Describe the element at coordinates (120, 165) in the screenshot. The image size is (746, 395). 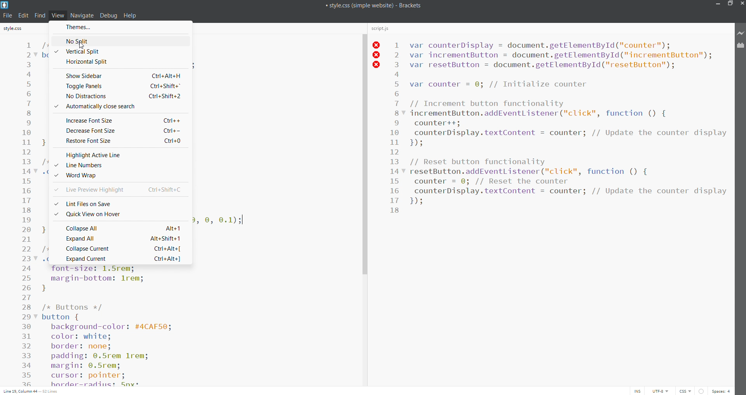
I see `line number` at that location.